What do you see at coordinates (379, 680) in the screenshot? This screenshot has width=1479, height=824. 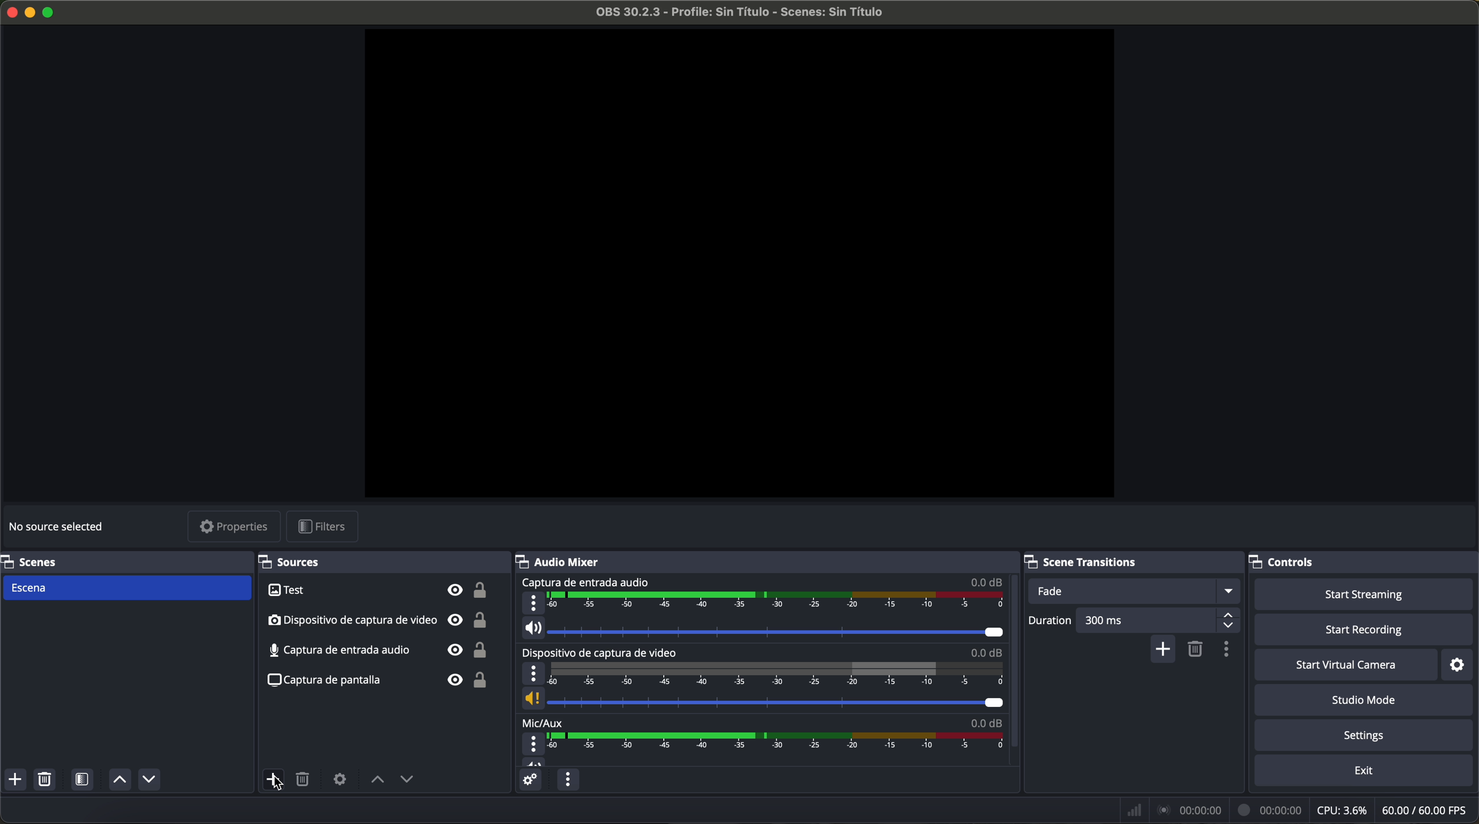 I see `screenshot` at bounding box center [379, 680].